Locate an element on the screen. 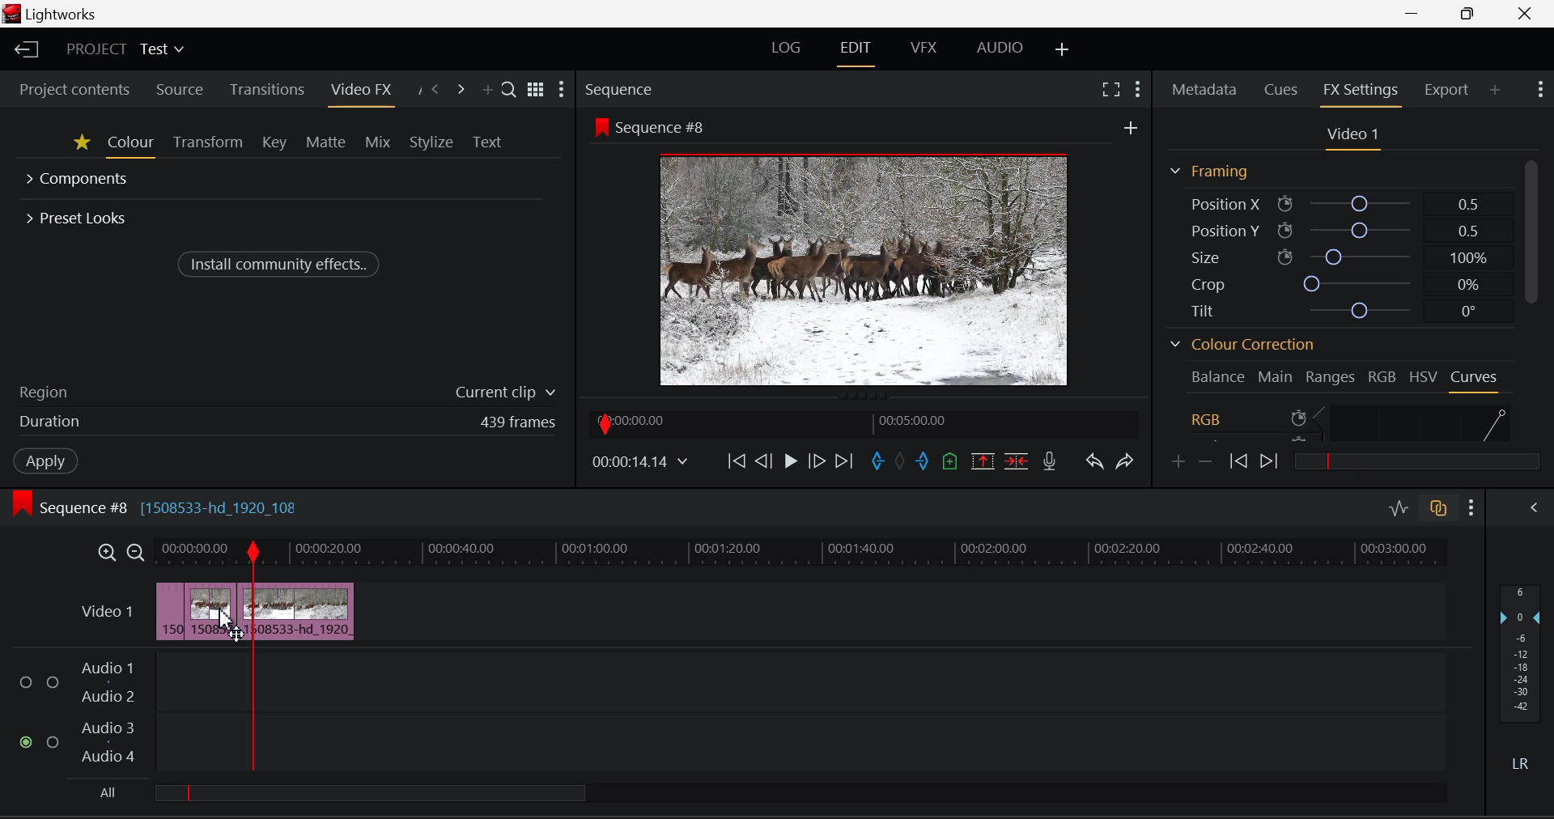 The height and width of the screenshot is (819, 1554). Position Y is located at coordinates (1336, 229).